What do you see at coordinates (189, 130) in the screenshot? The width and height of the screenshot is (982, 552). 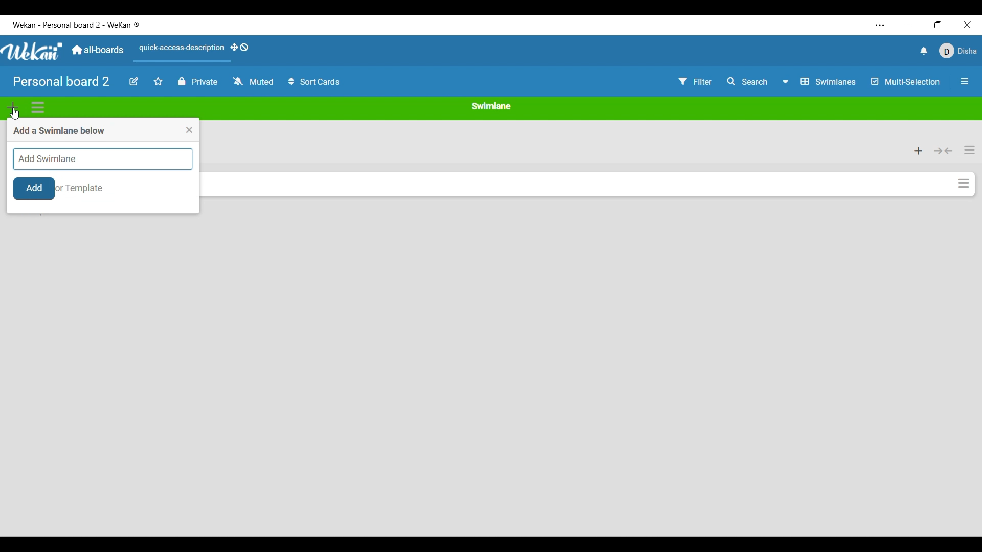 I see `Close settings` at bounding box center [189, 130].